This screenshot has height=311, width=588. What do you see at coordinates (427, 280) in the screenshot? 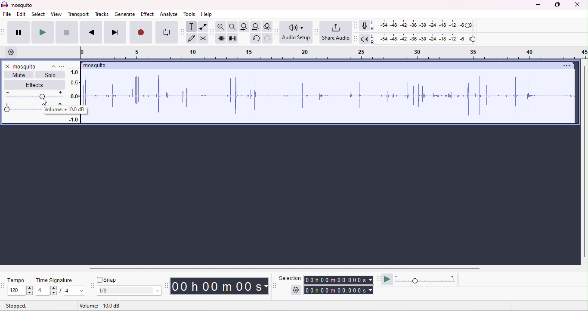
I see `playback spedd` at bounding box center [427, 280].